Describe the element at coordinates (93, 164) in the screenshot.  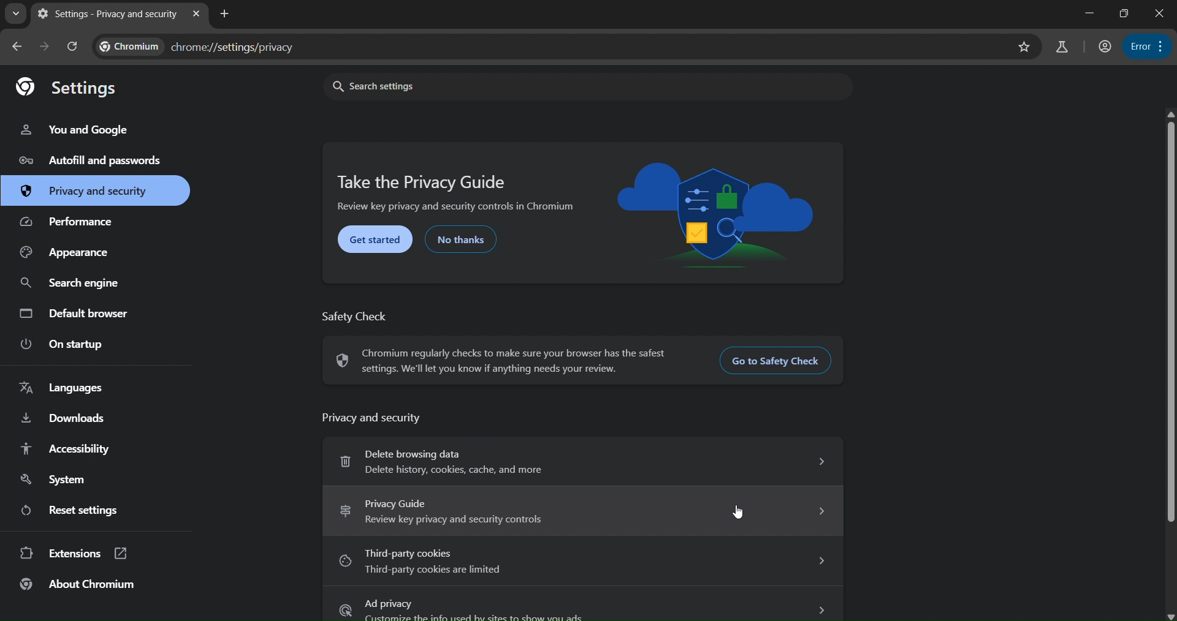
I see `autofill and passwords` at that location.